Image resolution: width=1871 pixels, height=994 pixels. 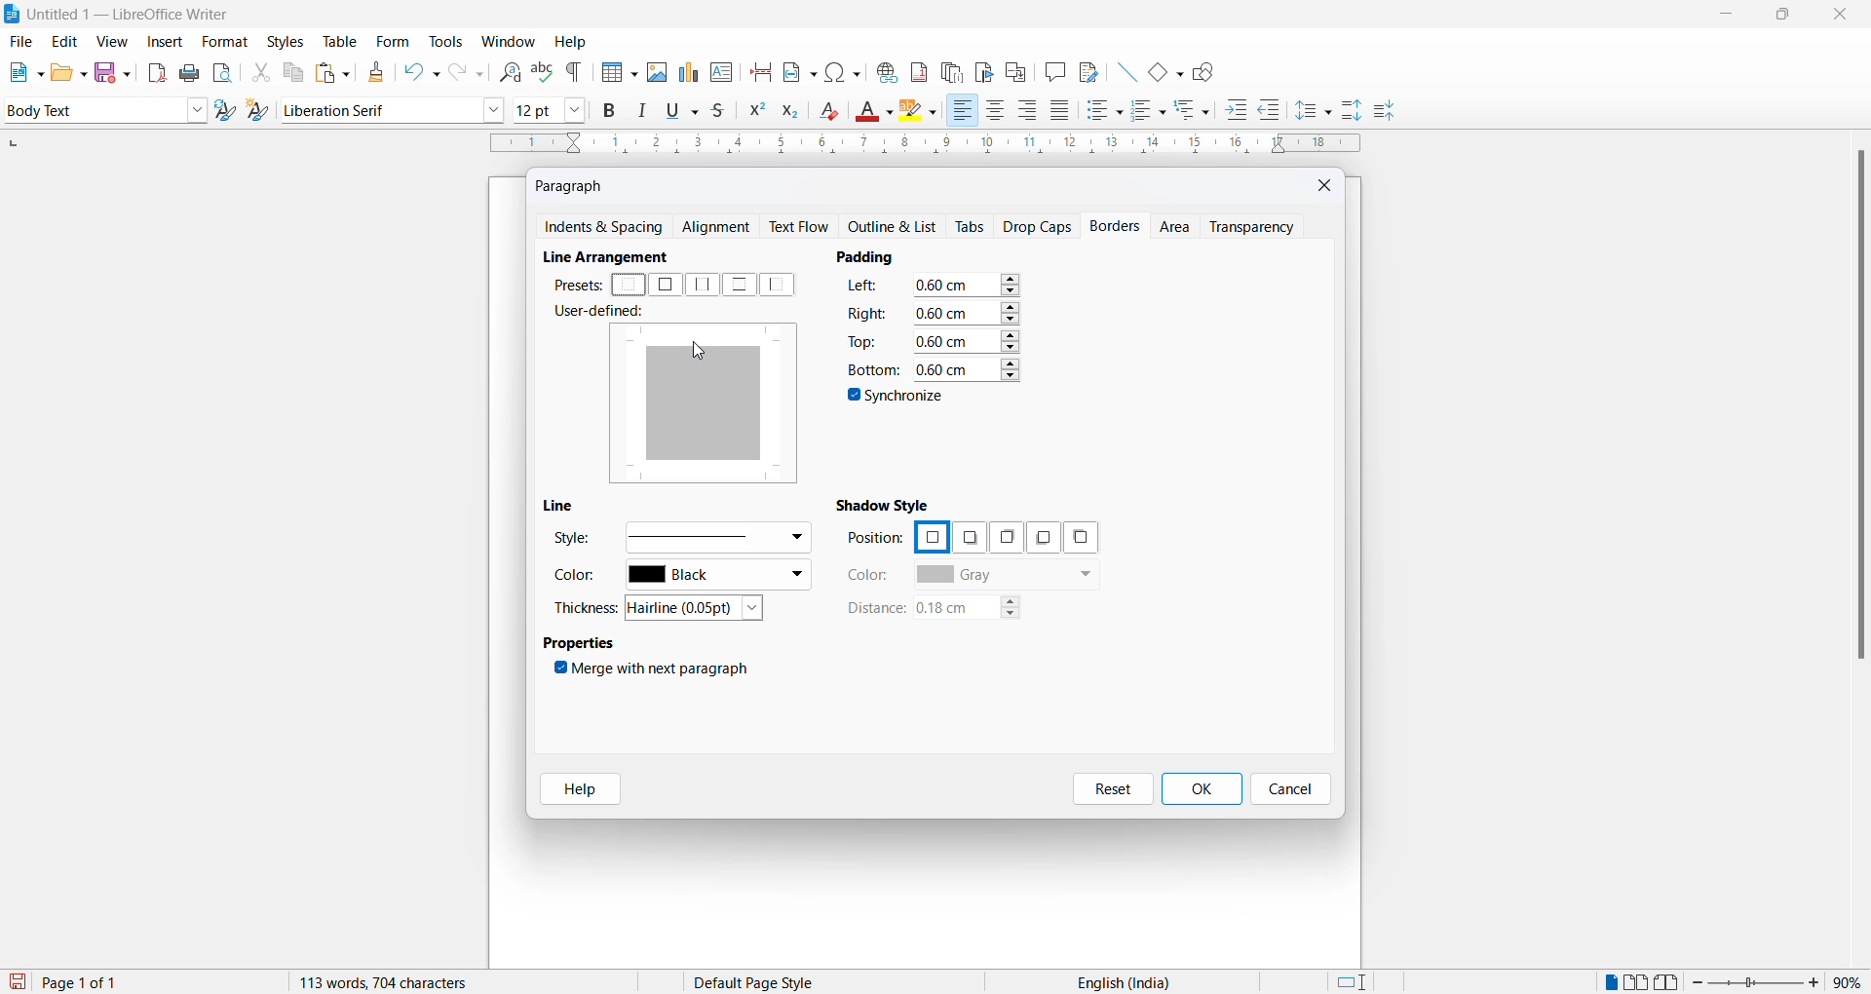 I want to click on close, so click(x=1845, y=16).